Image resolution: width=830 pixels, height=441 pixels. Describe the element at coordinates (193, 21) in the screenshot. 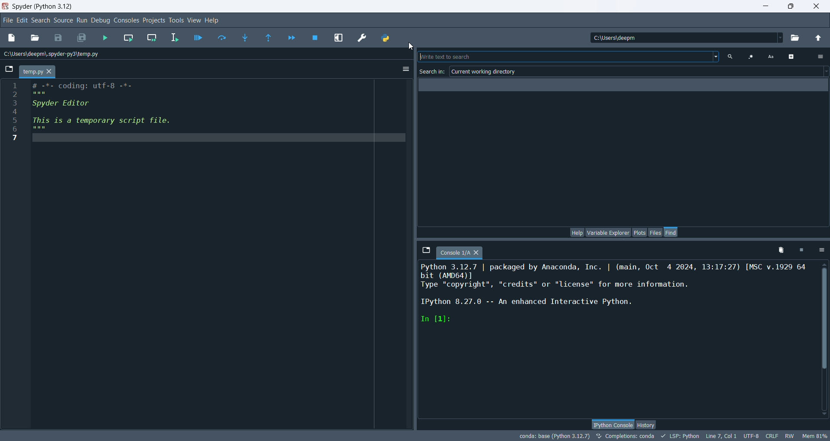

I see `view` at that location.